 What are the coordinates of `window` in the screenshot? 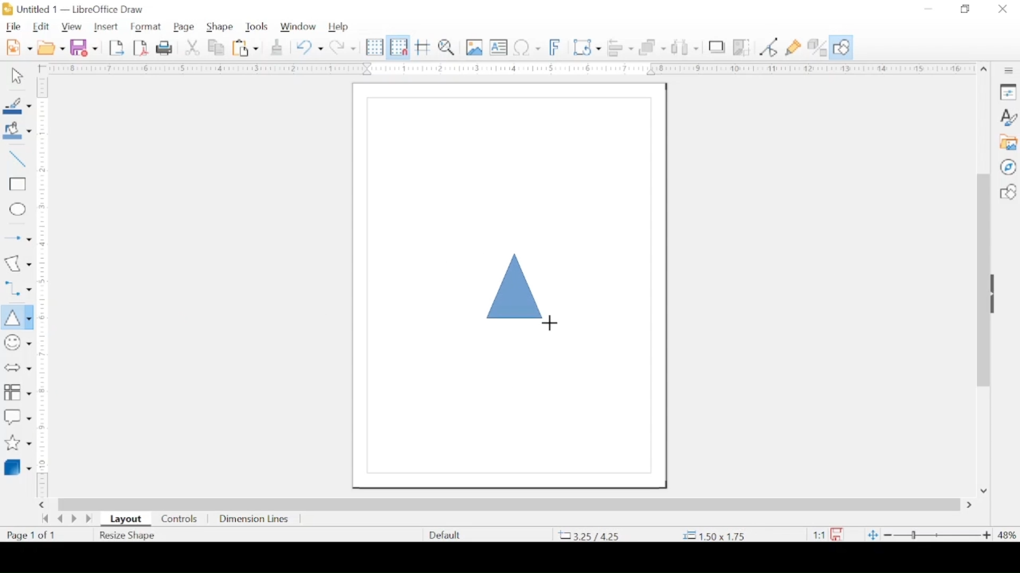 It's located at (298, 25).